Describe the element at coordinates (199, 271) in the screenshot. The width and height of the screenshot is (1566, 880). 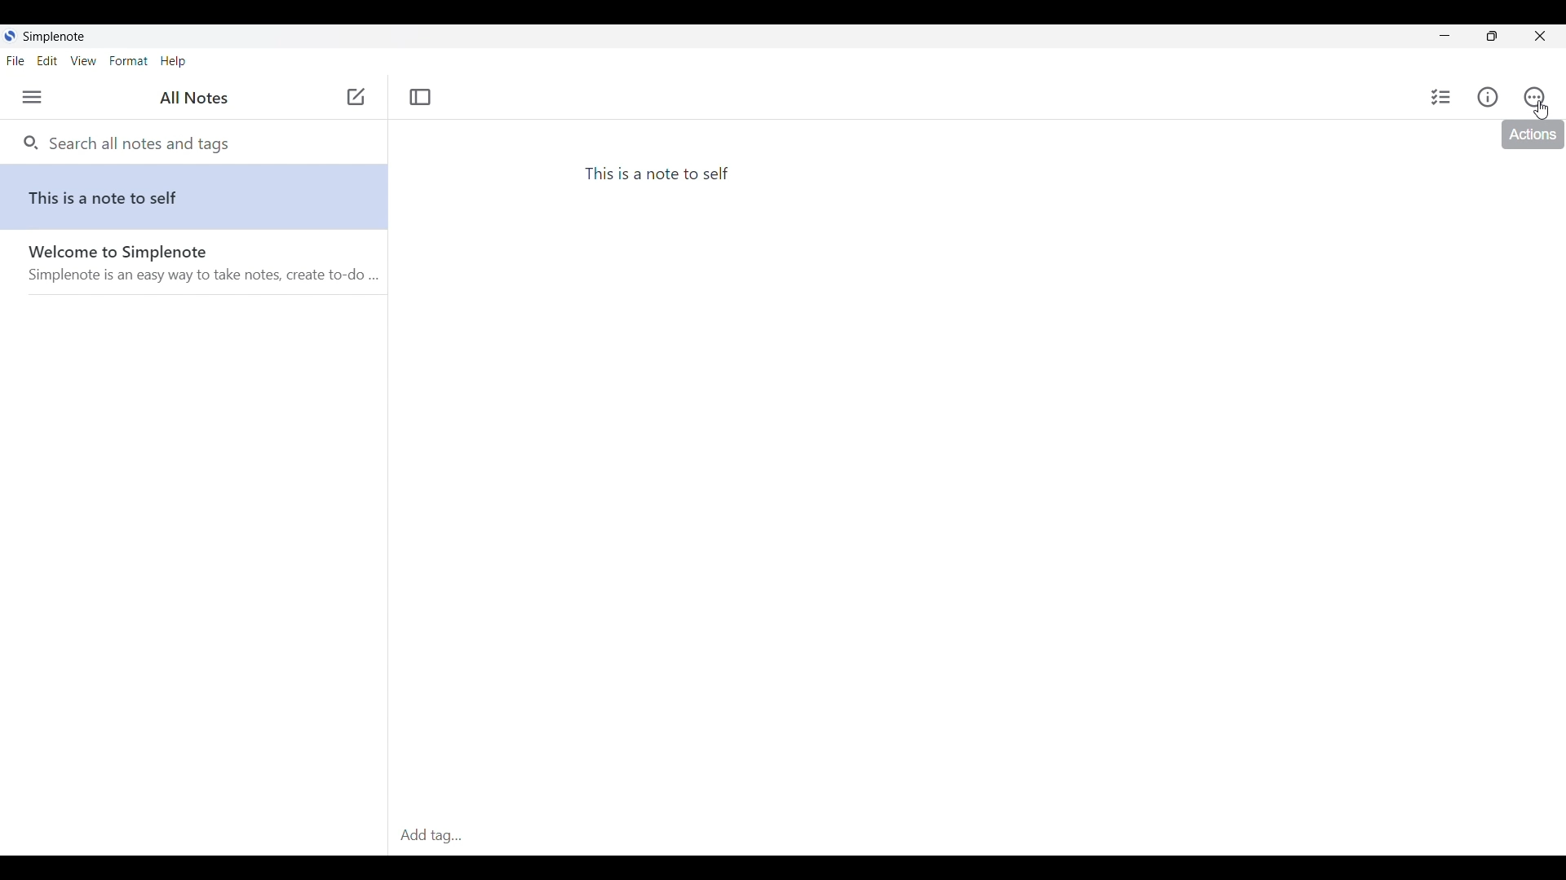
I see `Welcome to Simplenote Simplenote is an easy way to take notes, create to-do...` at that location.